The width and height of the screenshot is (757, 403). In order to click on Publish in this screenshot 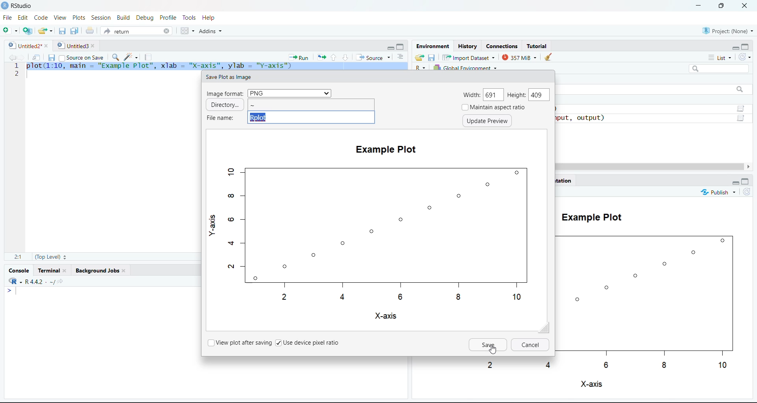, I will do `click(718, 191)`.